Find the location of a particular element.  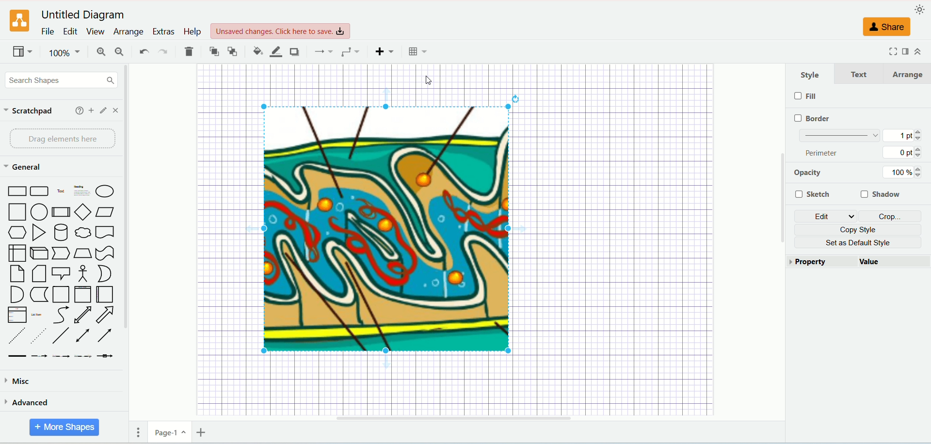

Square is located at coordinates (17, 212).